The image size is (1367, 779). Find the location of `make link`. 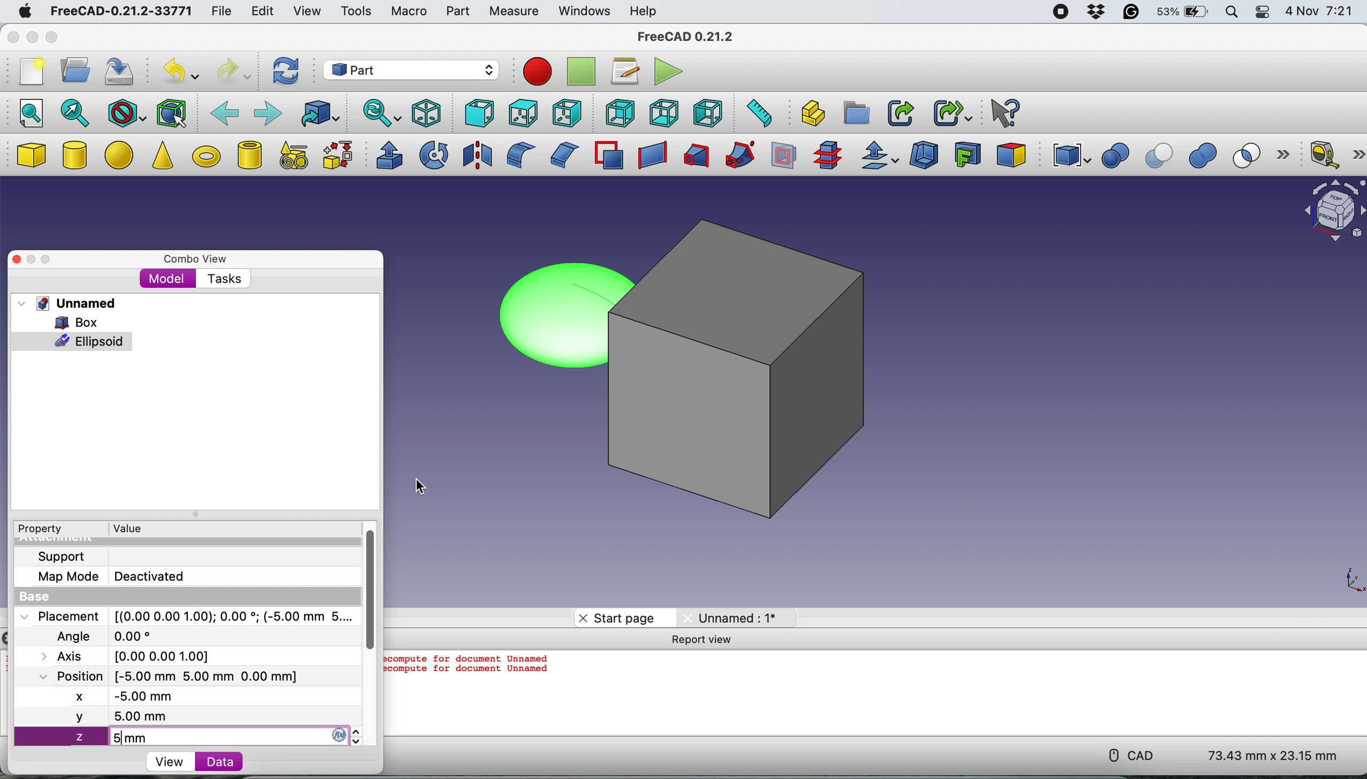

make link is located at coordinates (900, 112).